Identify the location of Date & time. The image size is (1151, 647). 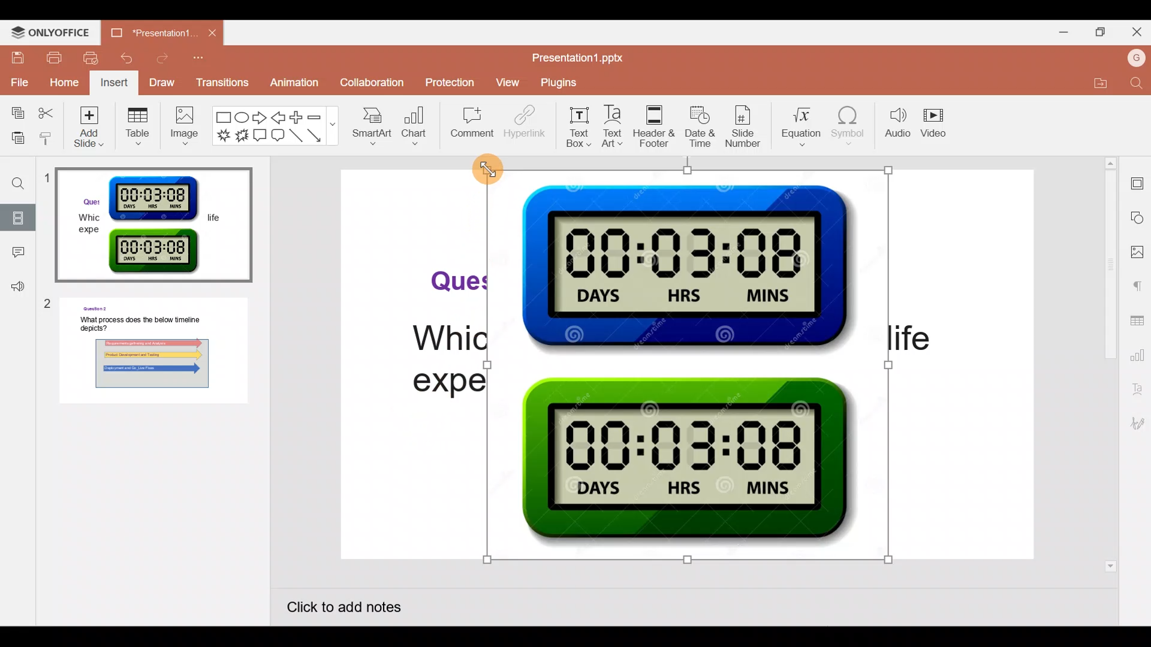
(701, 129).